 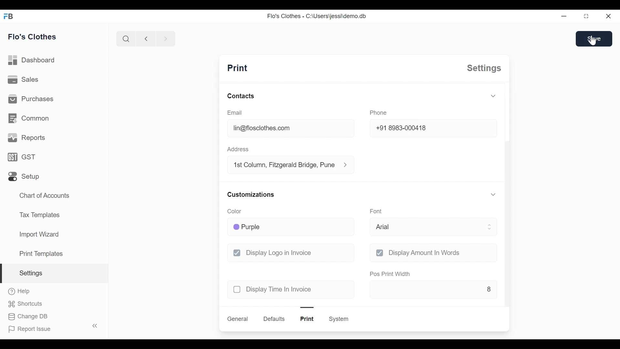 I want to click on print, so click(x=237, y=68).